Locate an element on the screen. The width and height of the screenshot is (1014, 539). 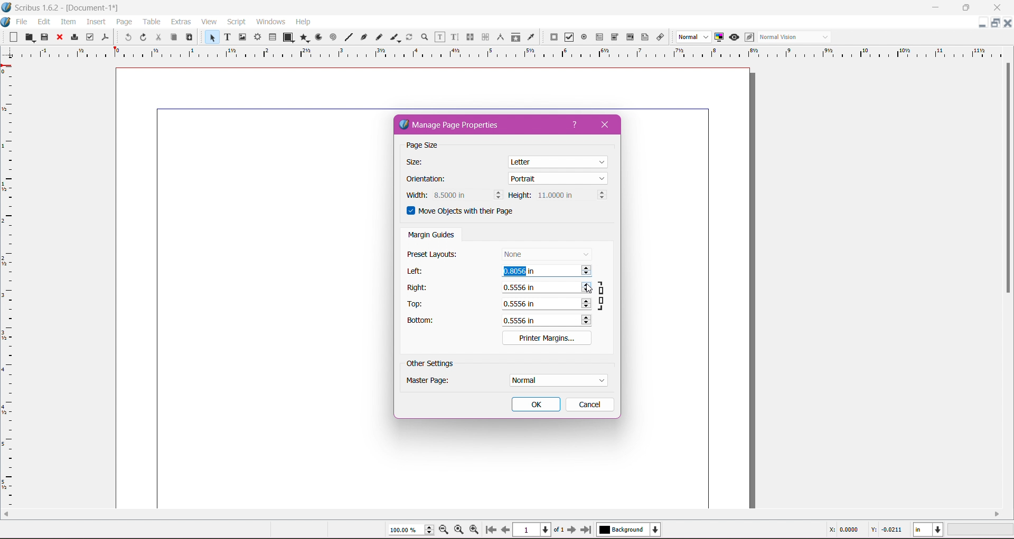
Orientation is located at coordinates (431, 180).